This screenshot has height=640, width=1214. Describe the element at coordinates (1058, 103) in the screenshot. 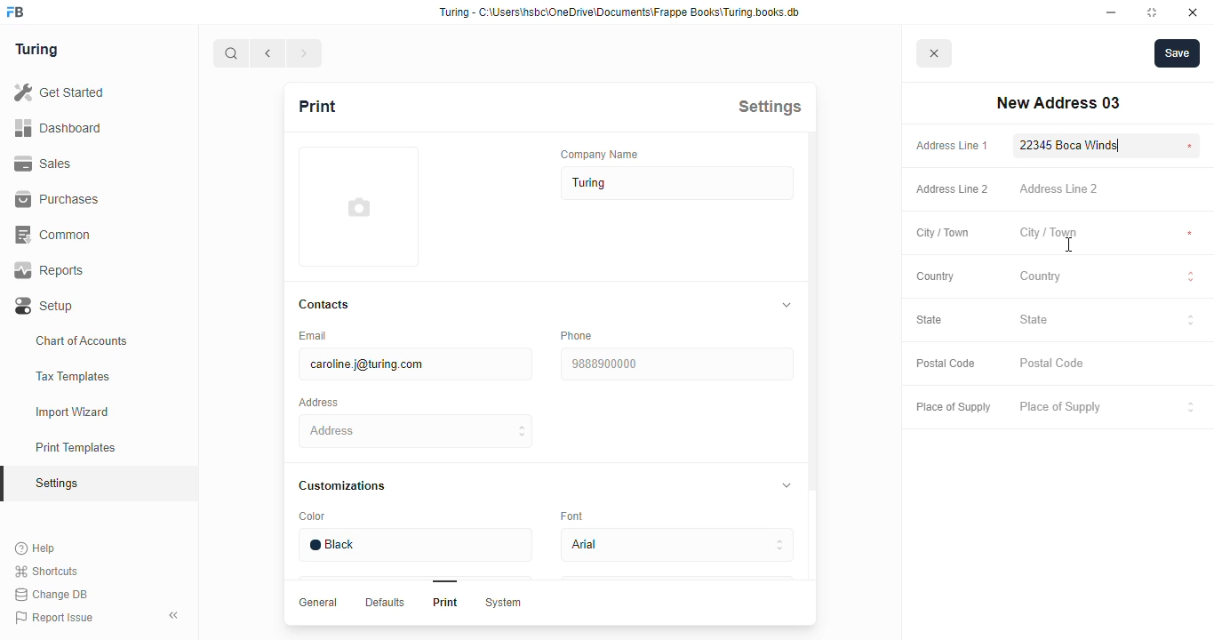

I see `new address 03` at that location.